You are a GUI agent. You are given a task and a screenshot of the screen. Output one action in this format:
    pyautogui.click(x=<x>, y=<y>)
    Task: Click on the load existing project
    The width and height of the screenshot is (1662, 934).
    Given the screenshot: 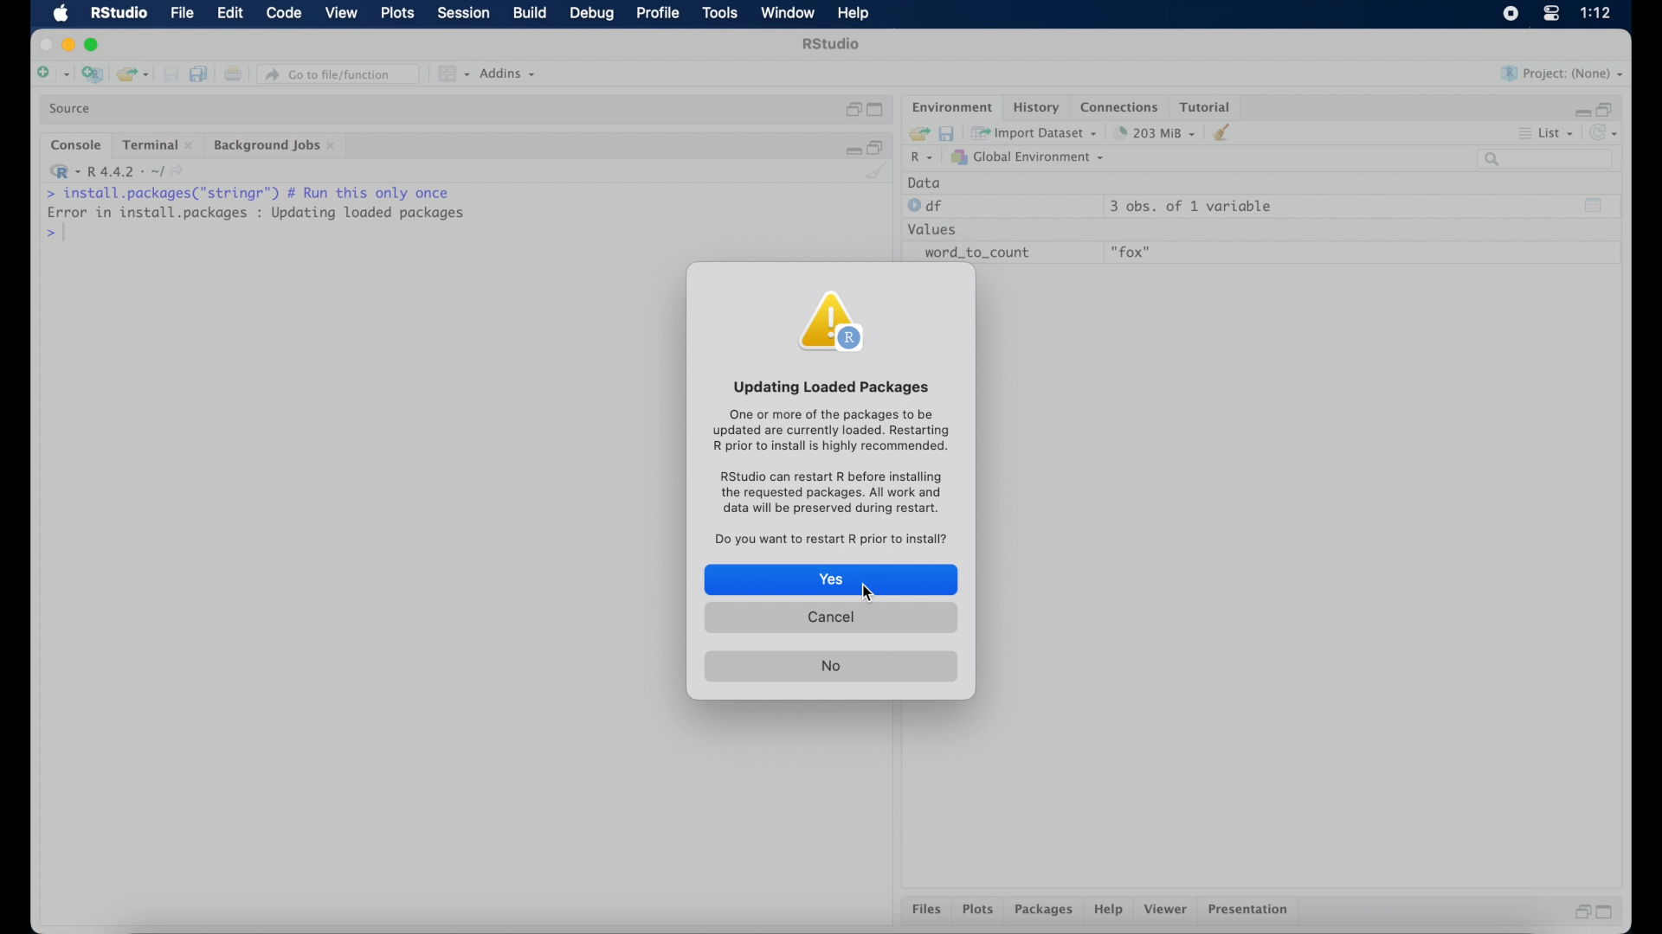 What is the action you would take?
    pyautogui.click(x=136, y=75)
    